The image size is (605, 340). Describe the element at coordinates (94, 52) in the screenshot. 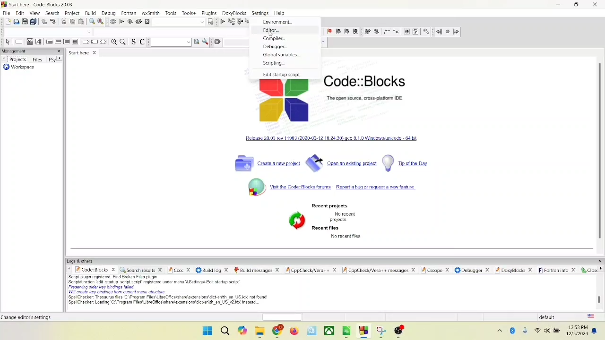

I see `close` at that location.